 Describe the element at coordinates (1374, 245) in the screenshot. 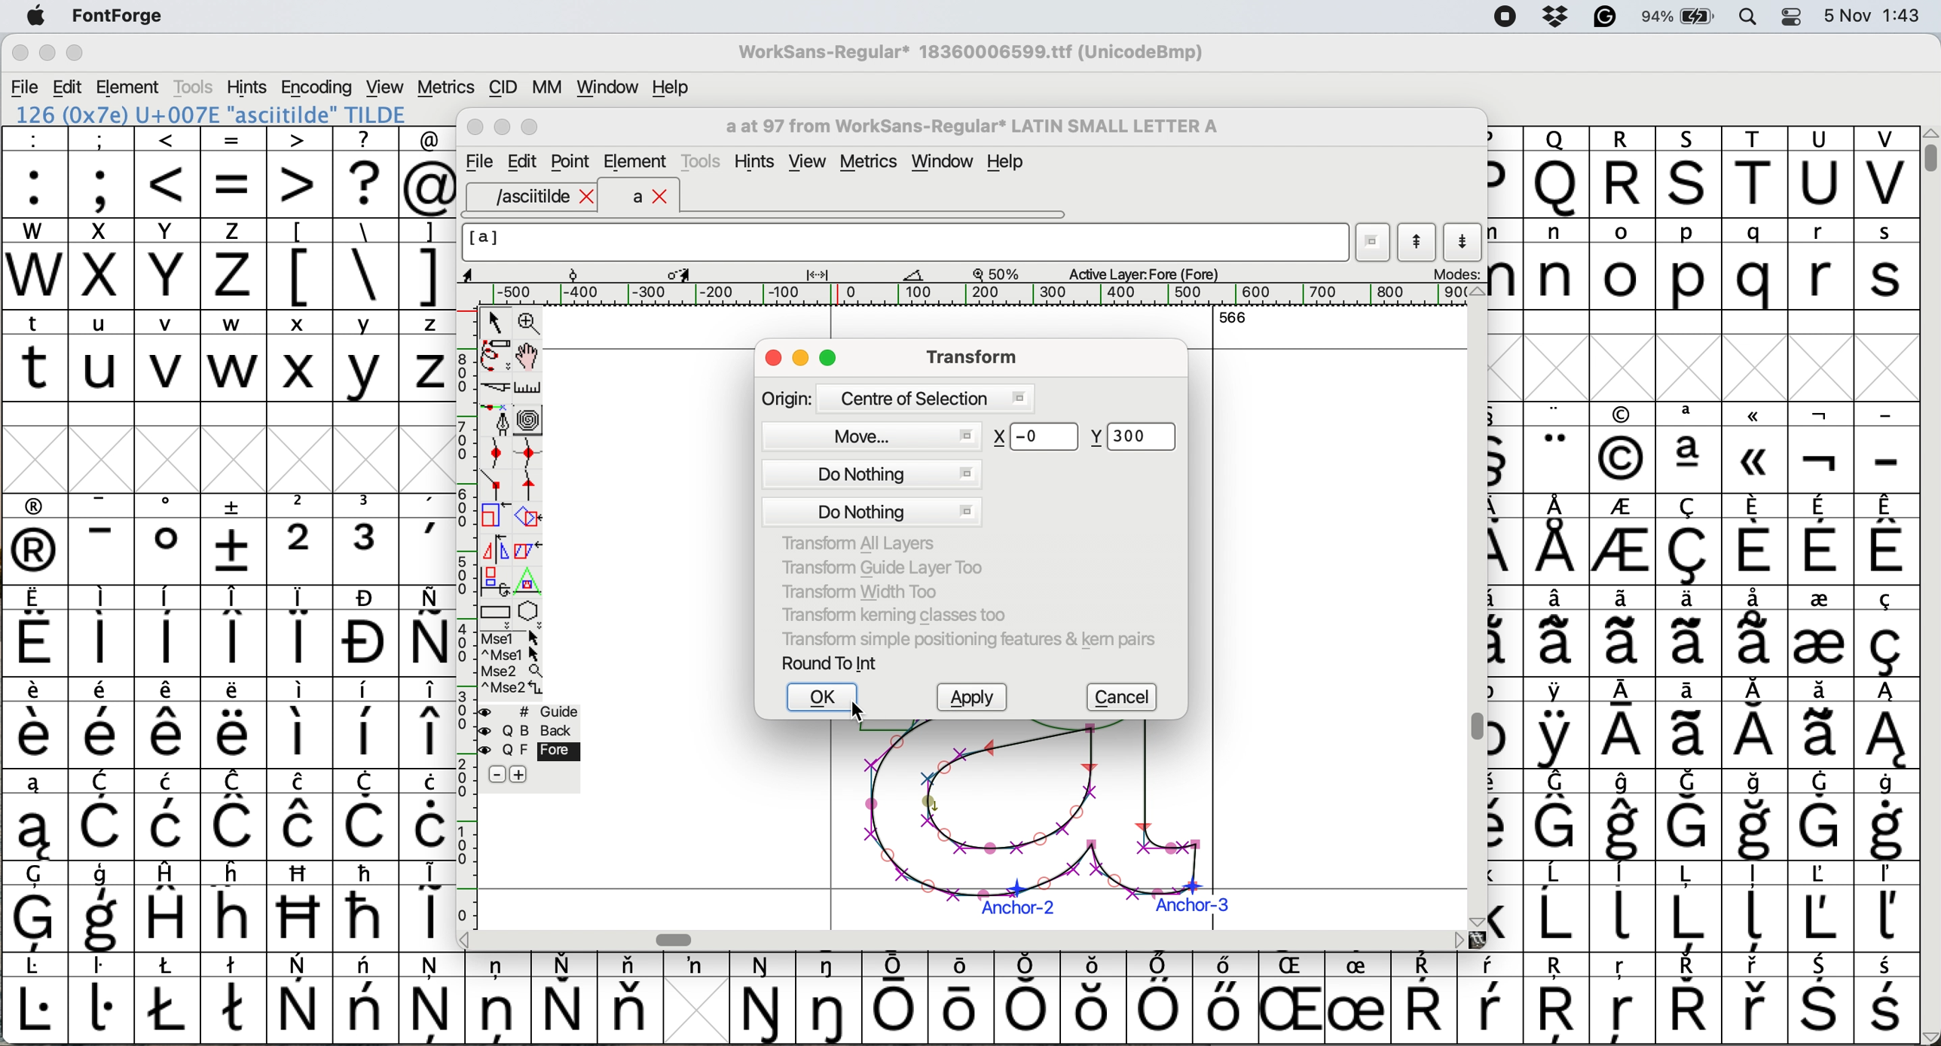

I see `current word list` at that location.